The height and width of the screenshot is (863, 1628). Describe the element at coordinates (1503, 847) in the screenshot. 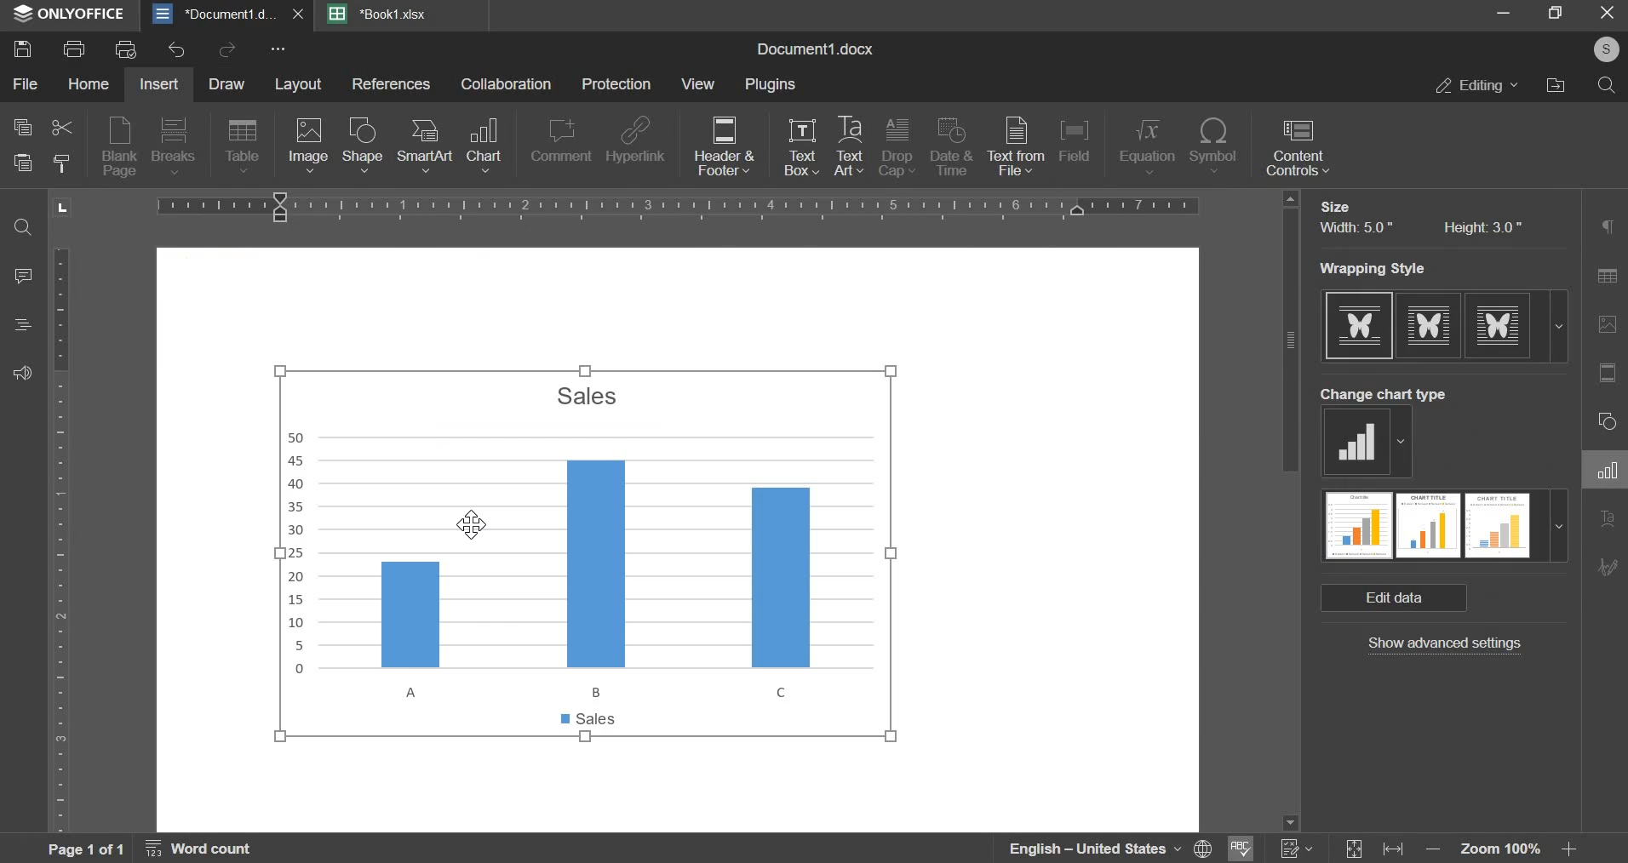

I see `zoom` at that location.